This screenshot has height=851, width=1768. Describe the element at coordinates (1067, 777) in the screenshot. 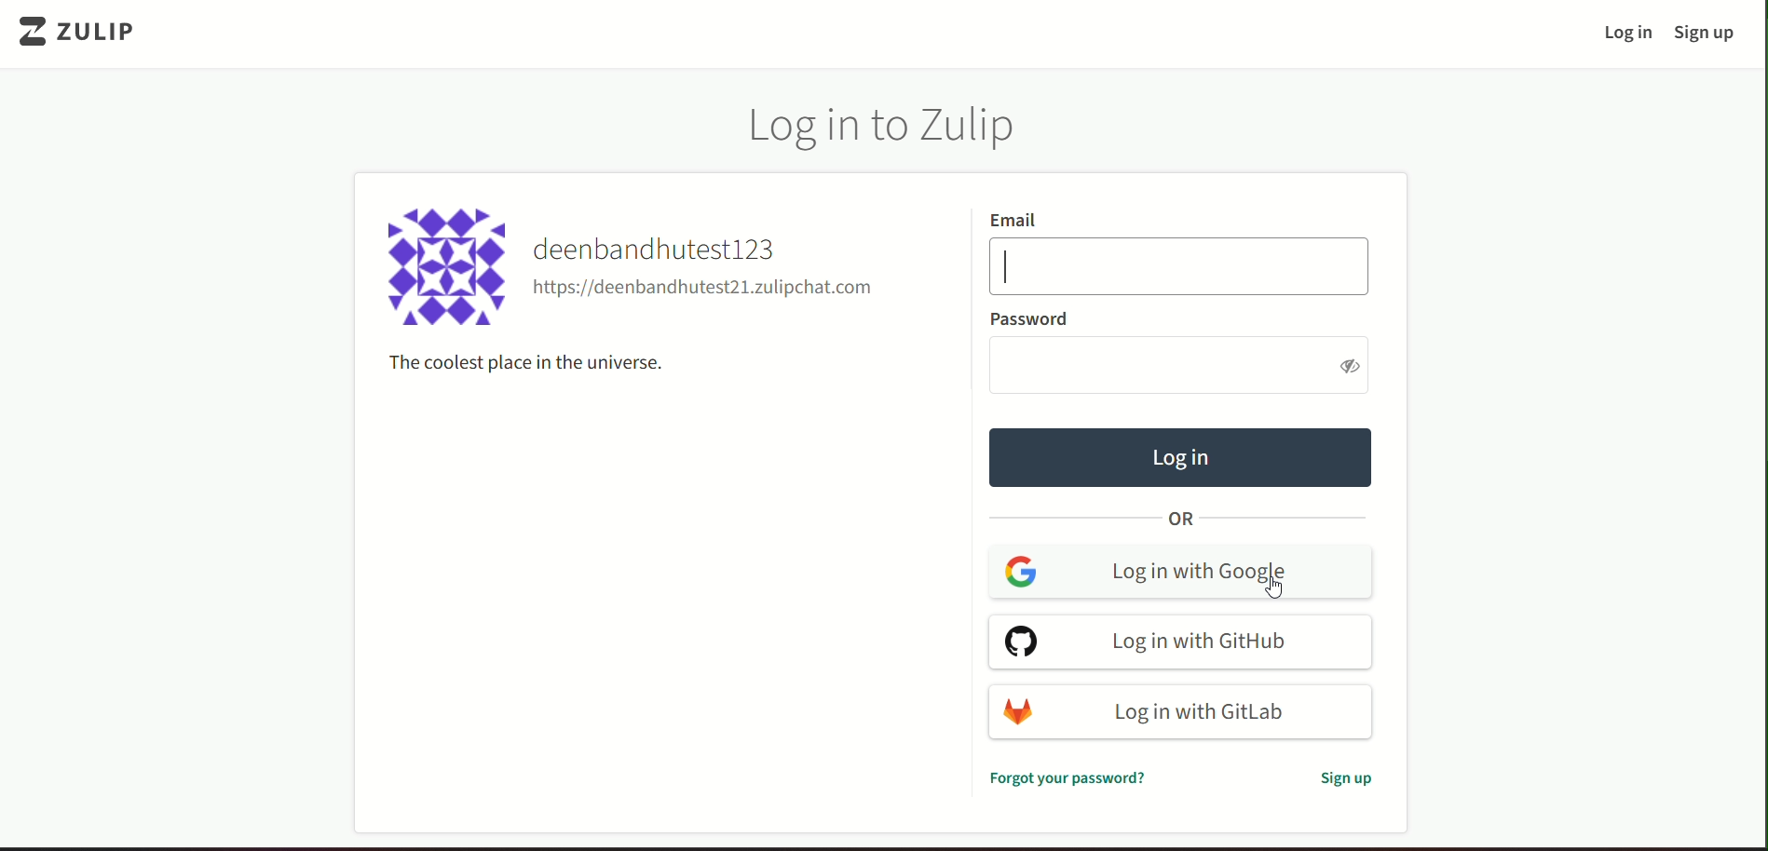

I see `text` at that location.